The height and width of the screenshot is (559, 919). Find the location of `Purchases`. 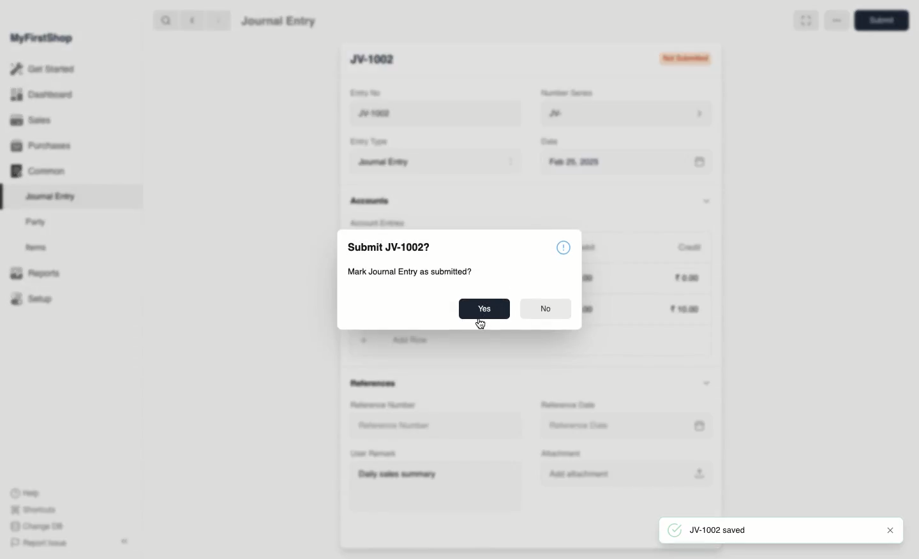

Purchases is located at coordinates (44, 146).